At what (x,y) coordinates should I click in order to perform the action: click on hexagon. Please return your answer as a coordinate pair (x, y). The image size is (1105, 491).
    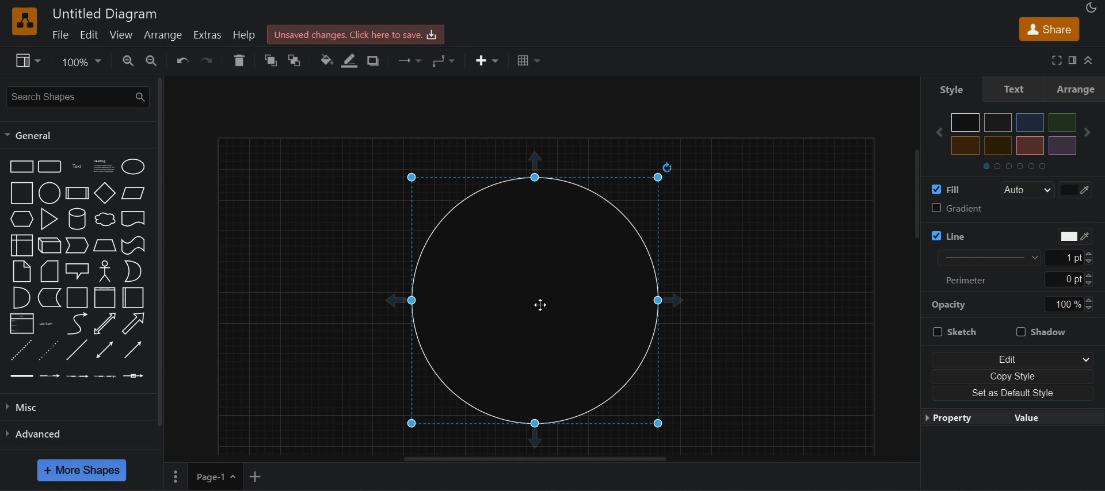
    Looking at the image, I should click on (20, 219).